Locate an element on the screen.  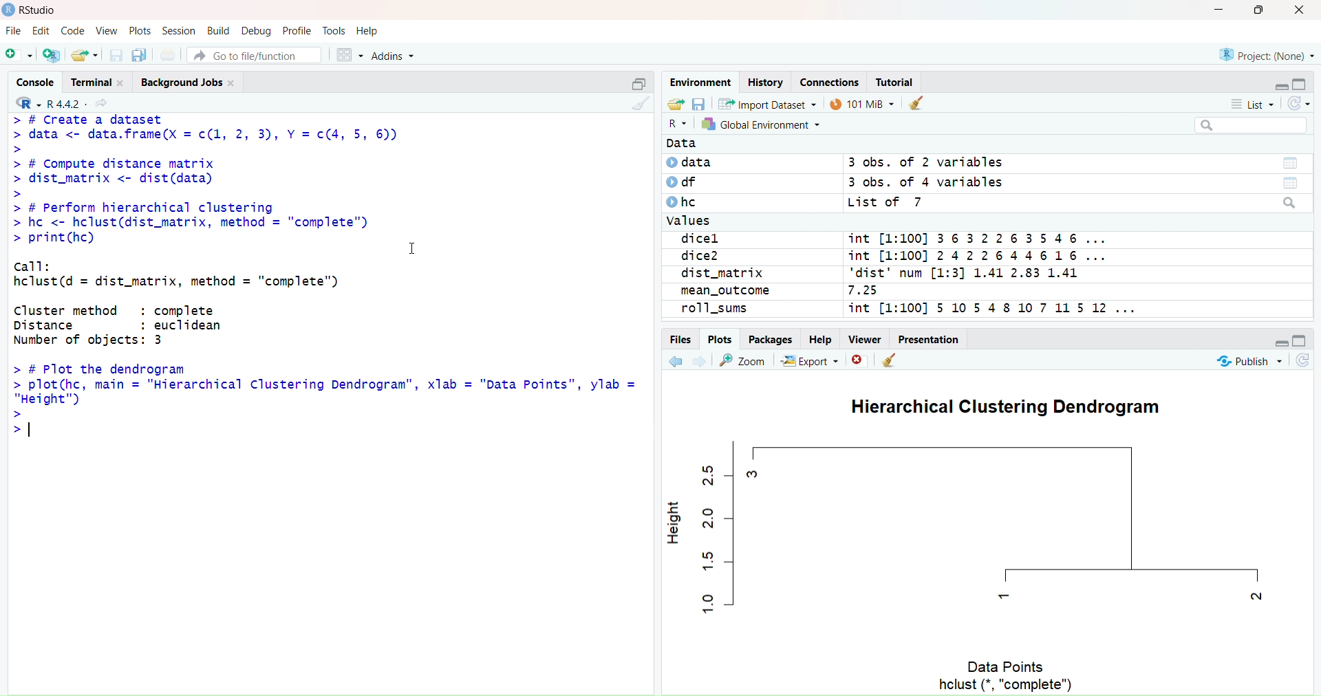
Publish is located at coordinates (1238, 361).